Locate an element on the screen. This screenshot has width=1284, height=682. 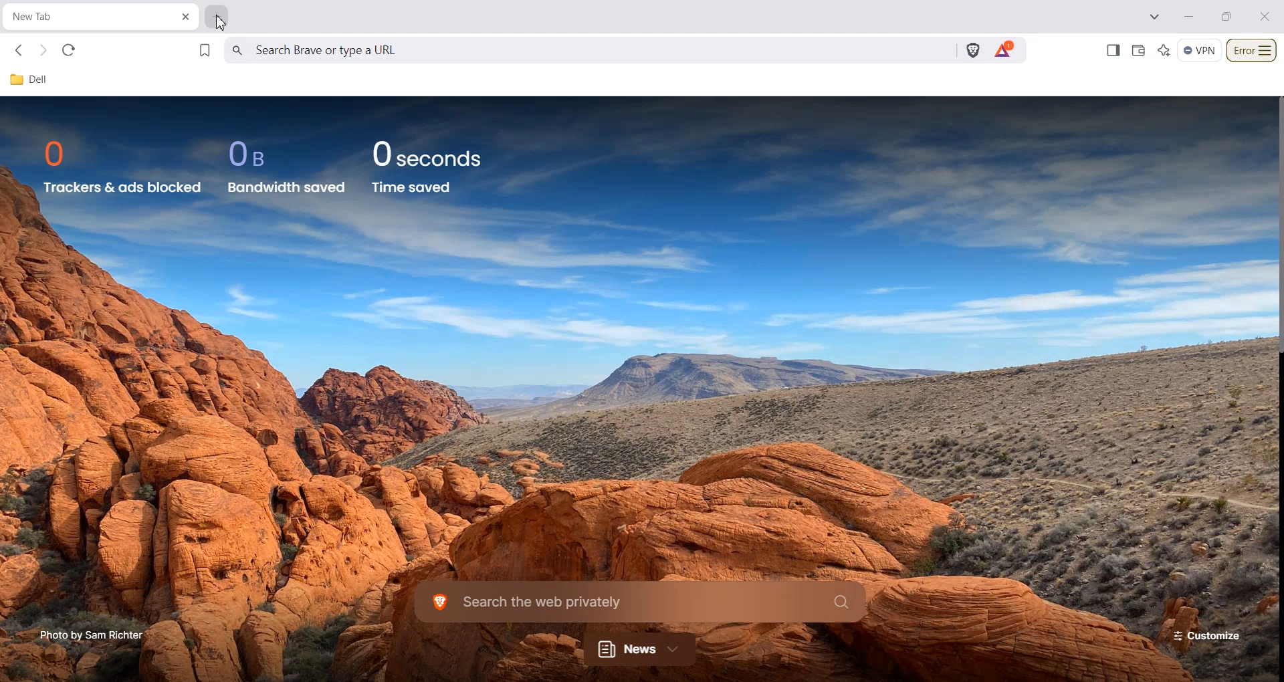
Minimize/Maximize is located at coordinates (1227, 17).